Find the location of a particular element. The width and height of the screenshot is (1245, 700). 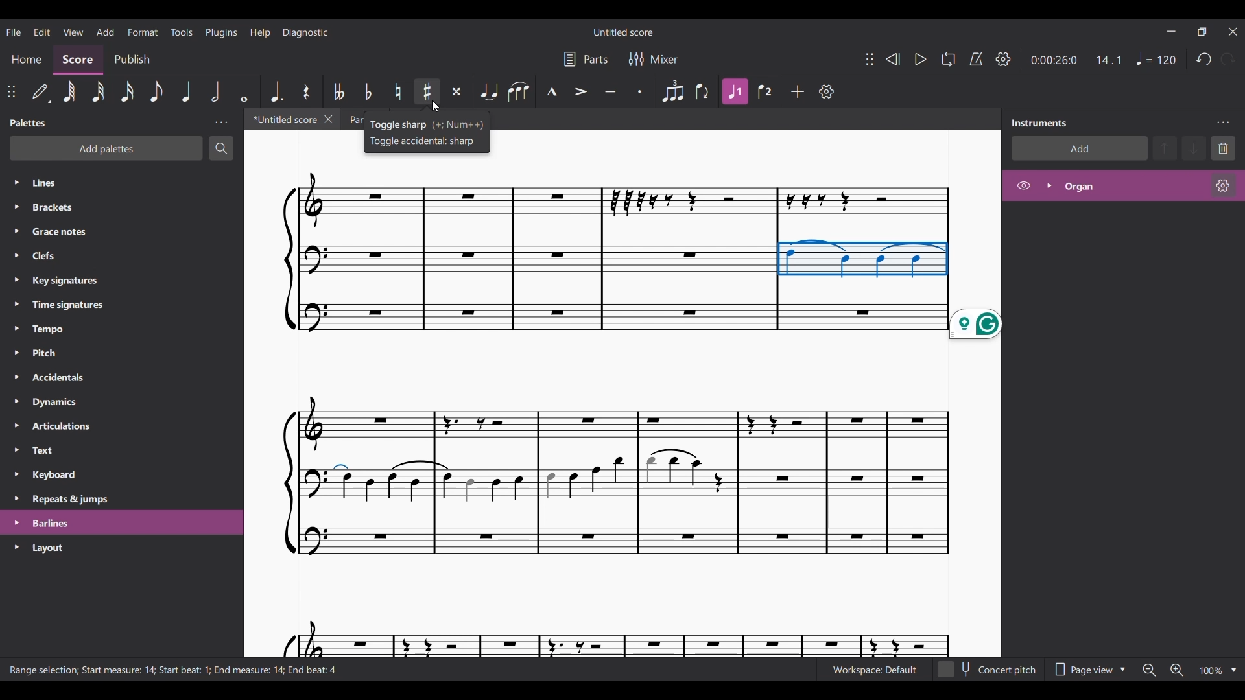

Expand Organ is located at coordinates (1048, 185).